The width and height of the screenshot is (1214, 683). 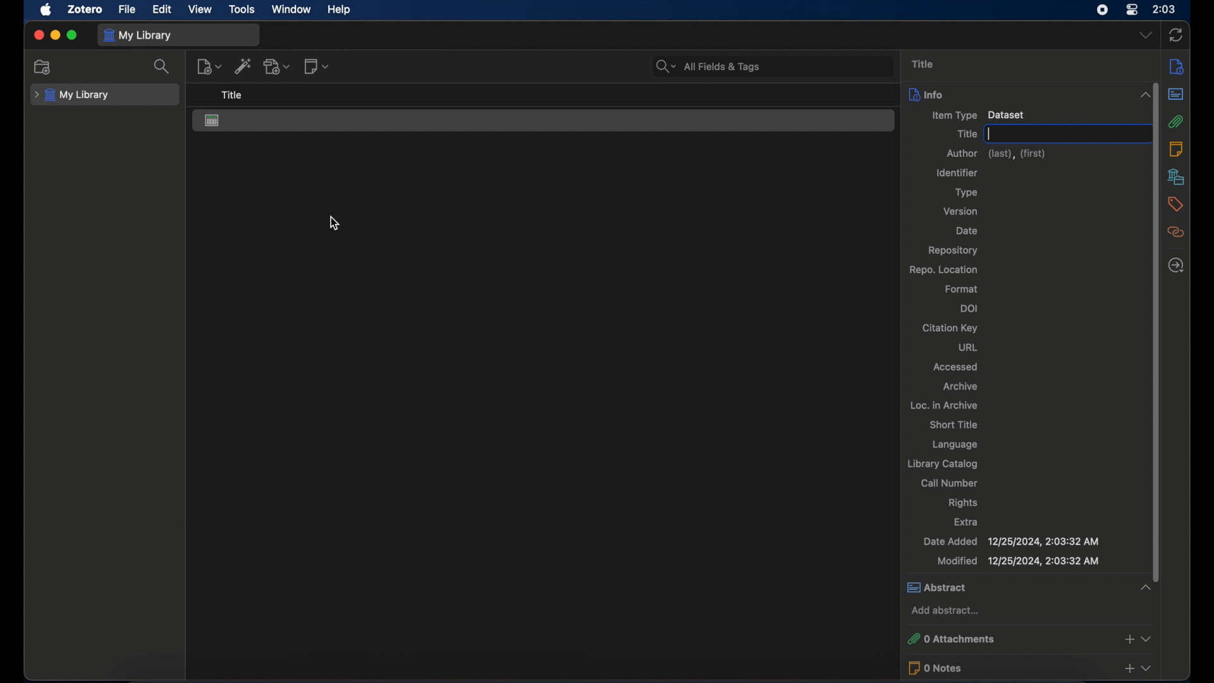 I want to click on doi, so click(x=970, y=307).